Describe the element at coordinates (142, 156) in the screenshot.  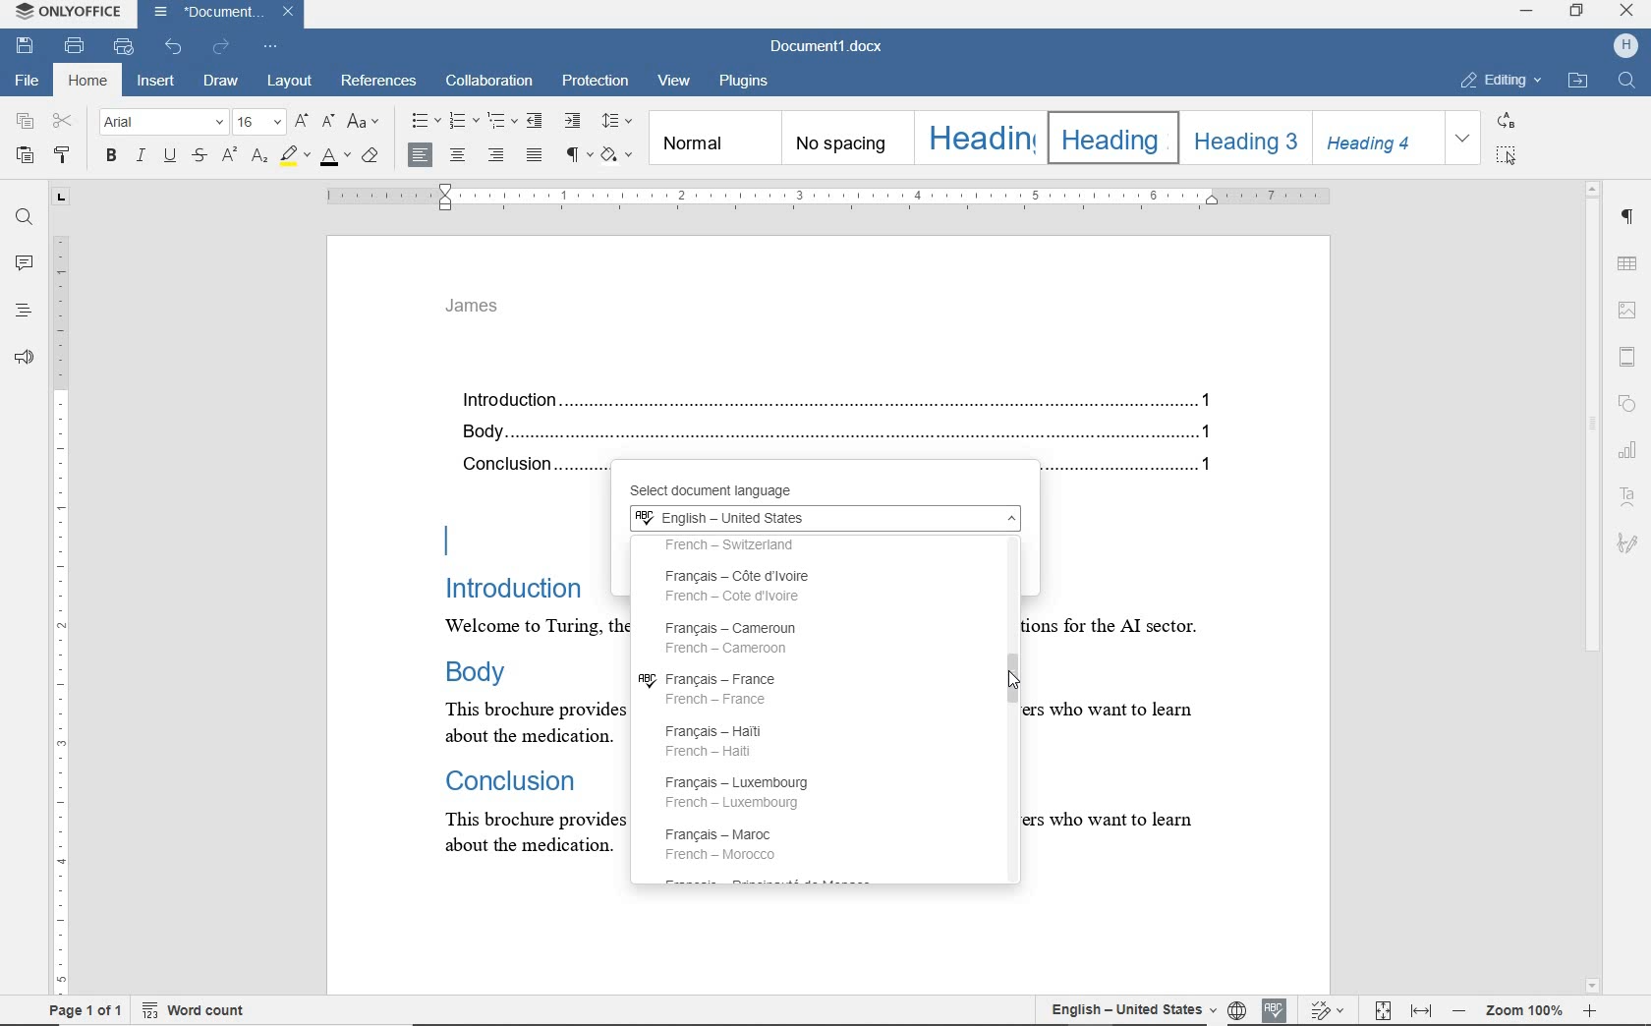
I see `italic` at that location.